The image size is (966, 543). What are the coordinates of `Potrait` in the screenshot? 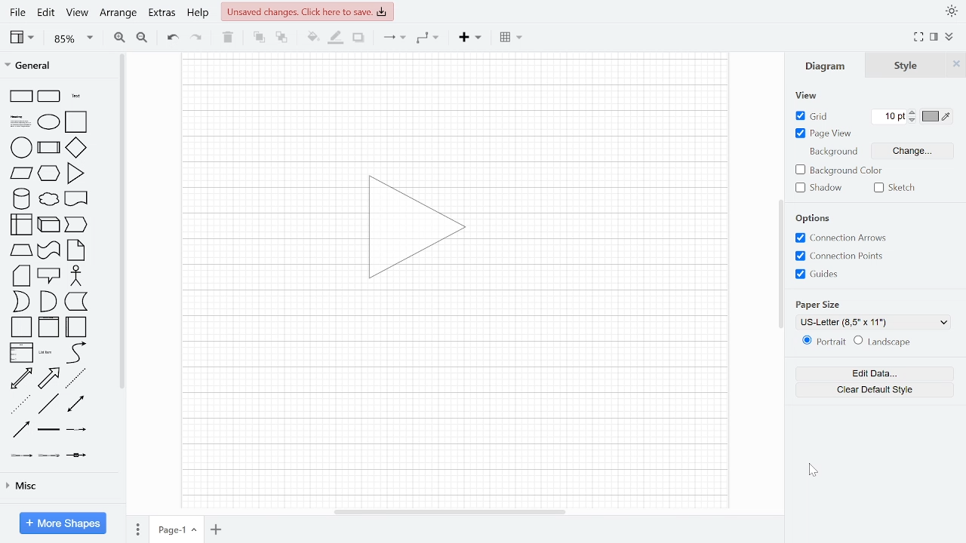 It's located at (824, 341).